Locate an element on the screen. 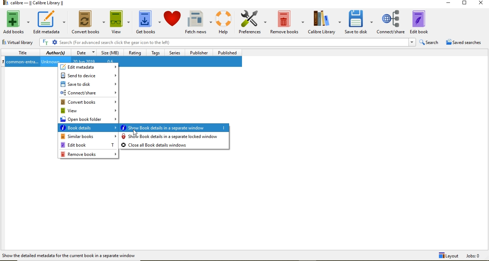 This screenshot has height=261, width=489. saved searches is located at coordinates (465, 42).